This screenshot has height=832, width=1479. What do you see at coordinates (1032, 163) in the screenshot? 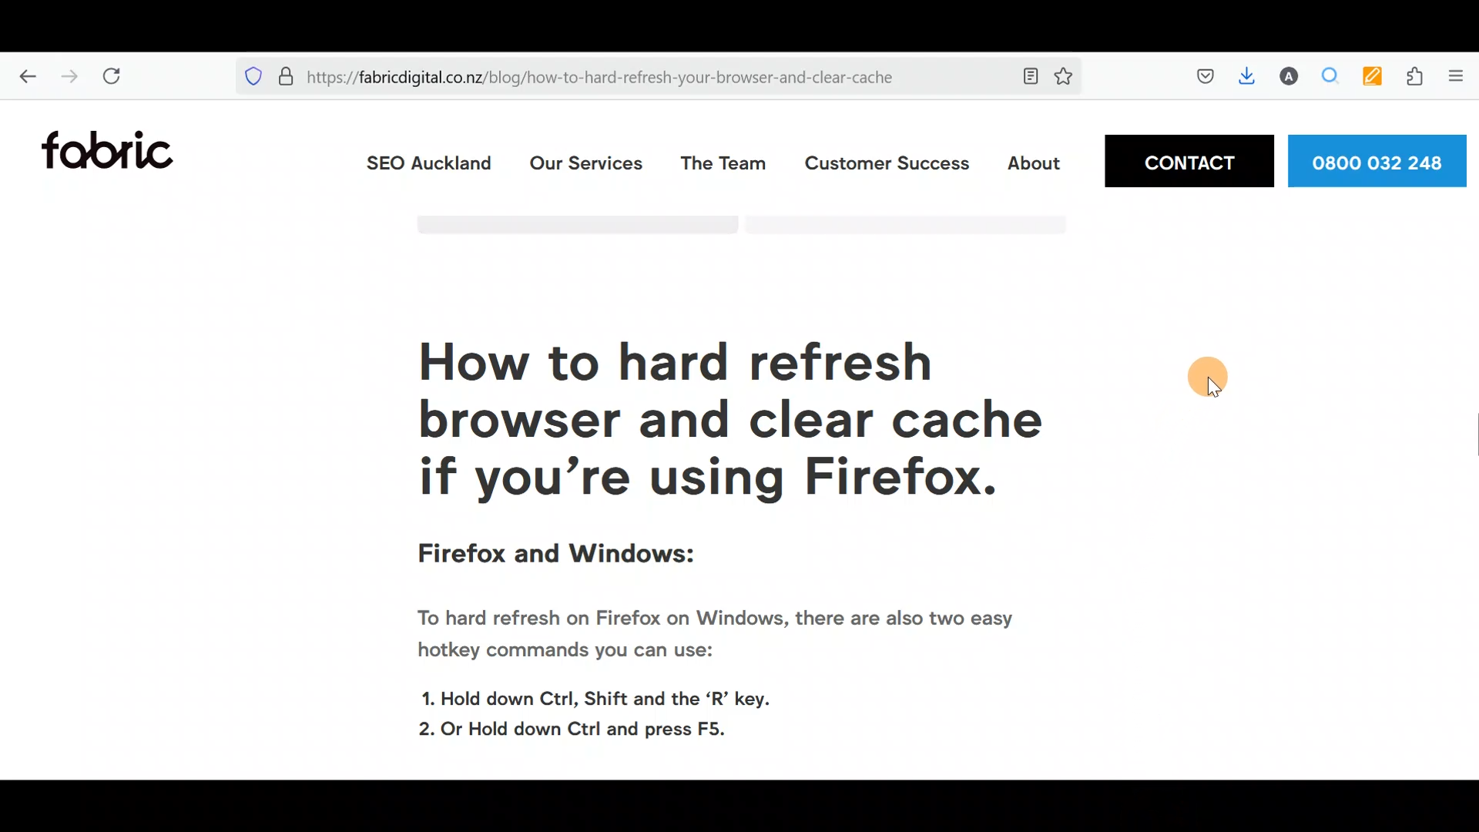
I see `About` at bounding box center [1032, 163].